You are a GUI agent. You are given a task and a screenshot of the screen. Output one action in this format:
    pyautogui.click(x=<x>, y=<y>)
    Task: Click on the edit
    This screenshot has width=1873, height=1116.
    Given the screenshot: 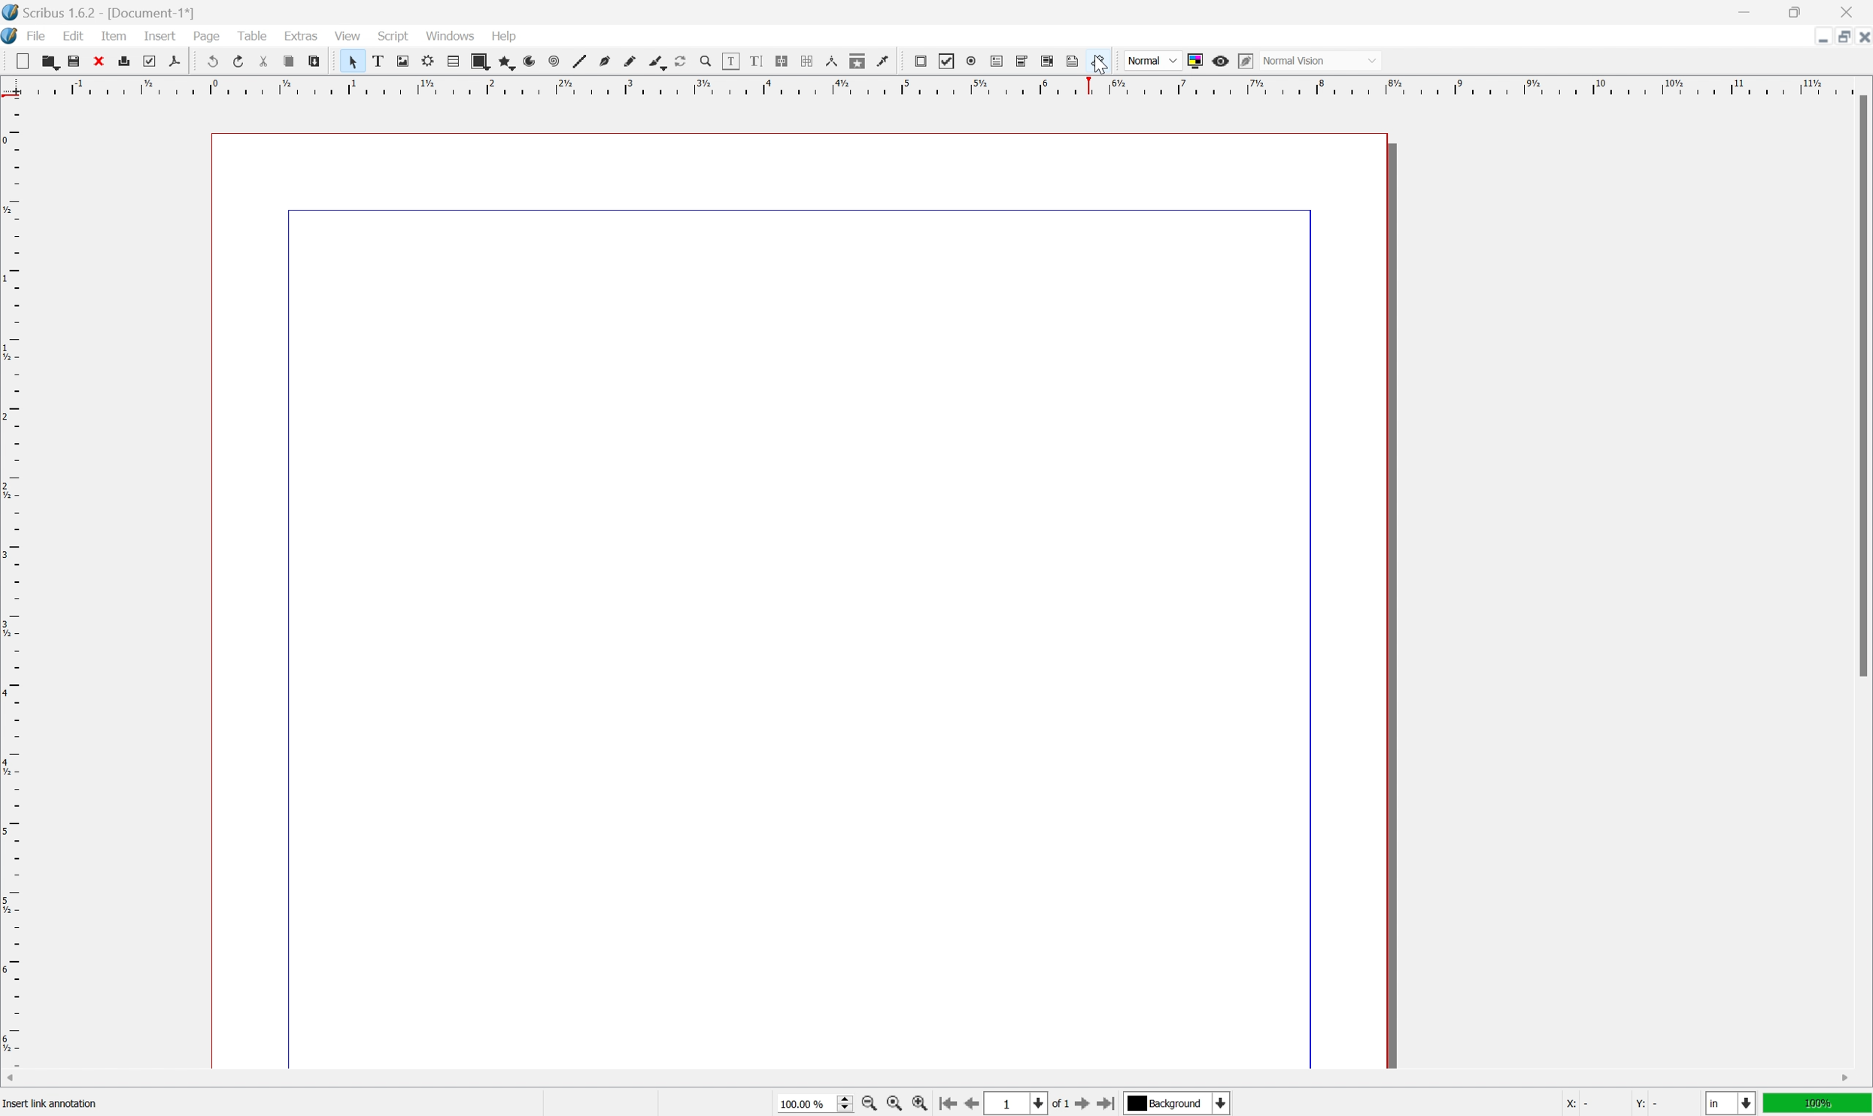 What is the action you would take?
    pyautogui.click(x=74, y=35)
    